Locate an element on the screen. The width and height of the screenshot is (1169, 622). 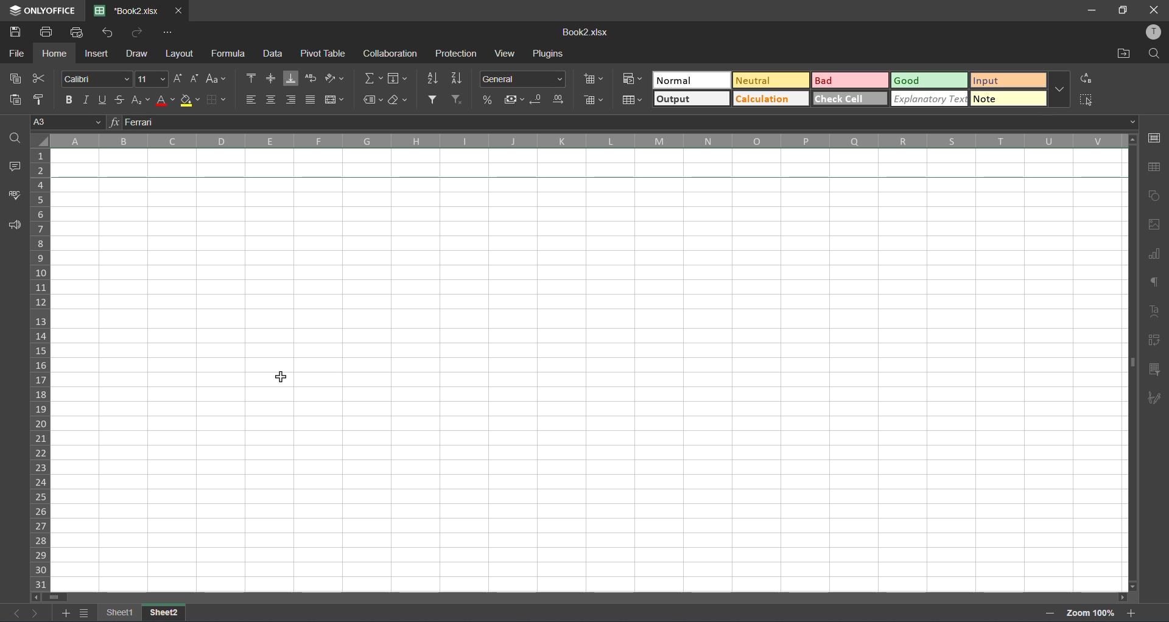
spellcheck is located at coordinates (12, 198).